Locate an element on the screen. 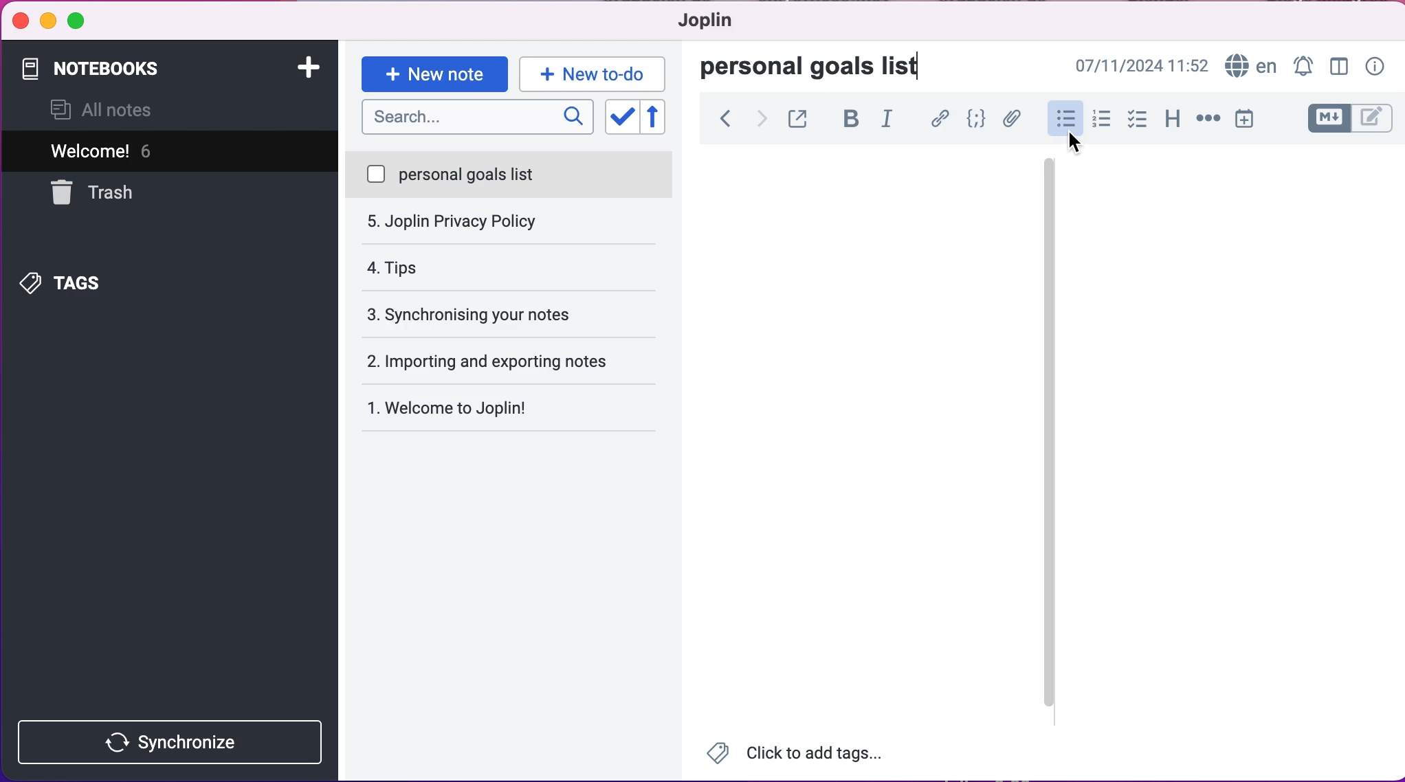 The height and width of the screenshot is (782, 1405). set alarm is located at coordinates (1301, 64).